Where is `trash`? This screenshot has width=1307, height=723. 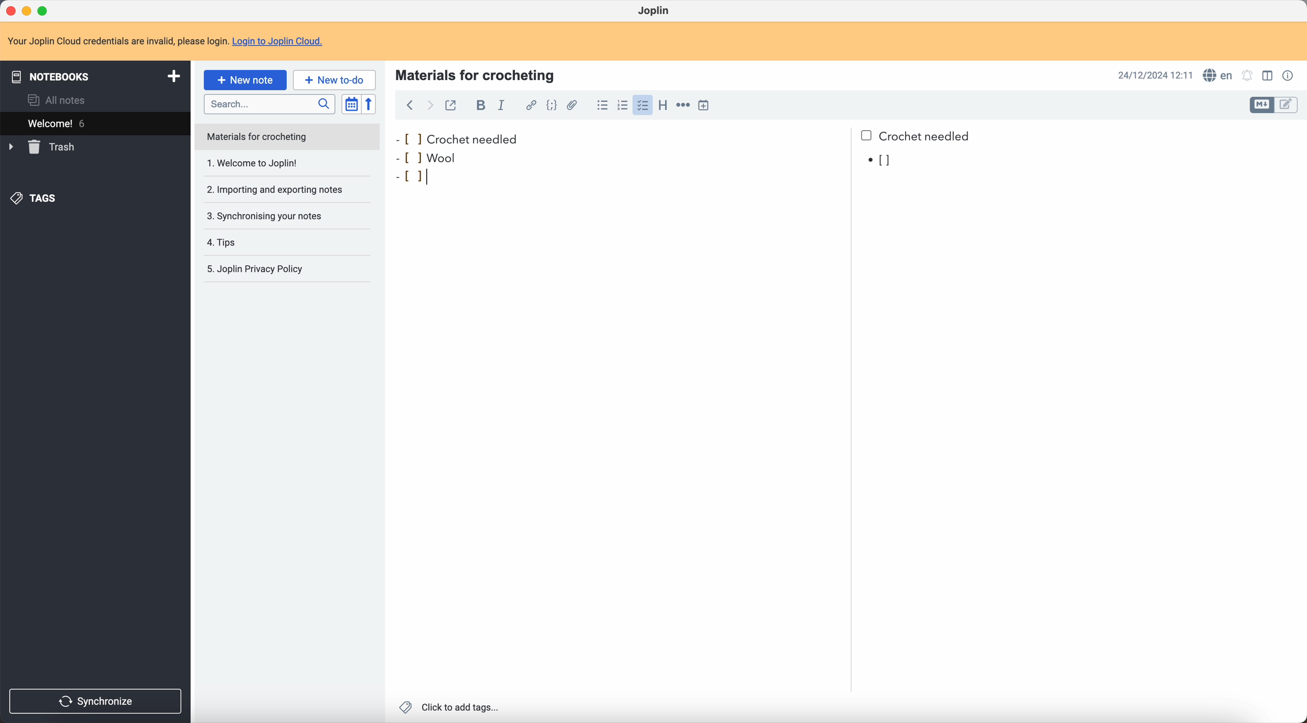 trash is located at coordinates (44, 147).